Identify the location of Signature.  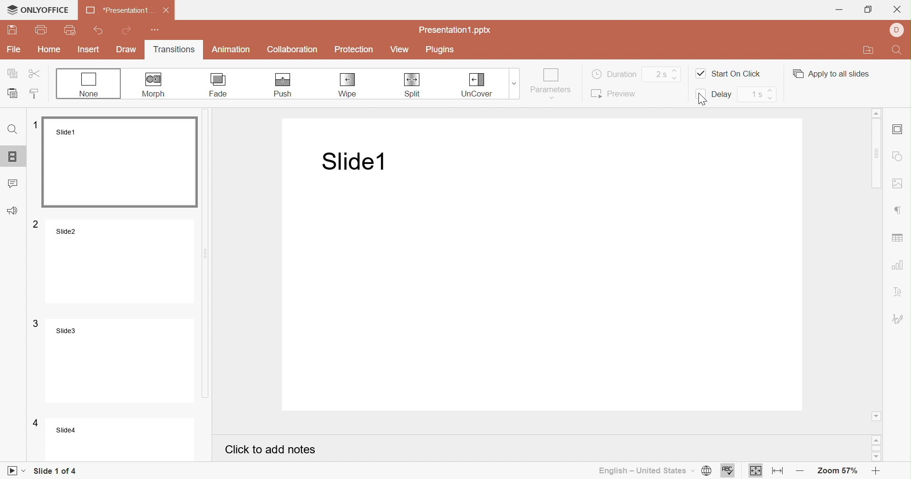
(899, 319).